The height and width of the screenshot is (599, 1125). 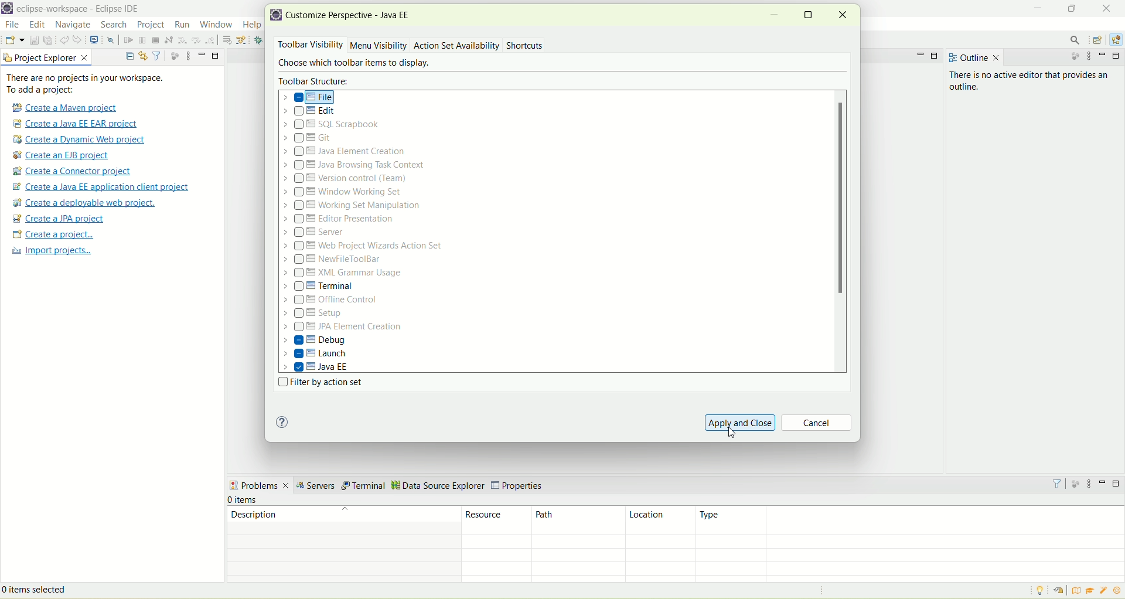 What do you see at coordinates (342, 328) in the screenshot?
I see `JPA element creation` at bounding box center [342, 328].